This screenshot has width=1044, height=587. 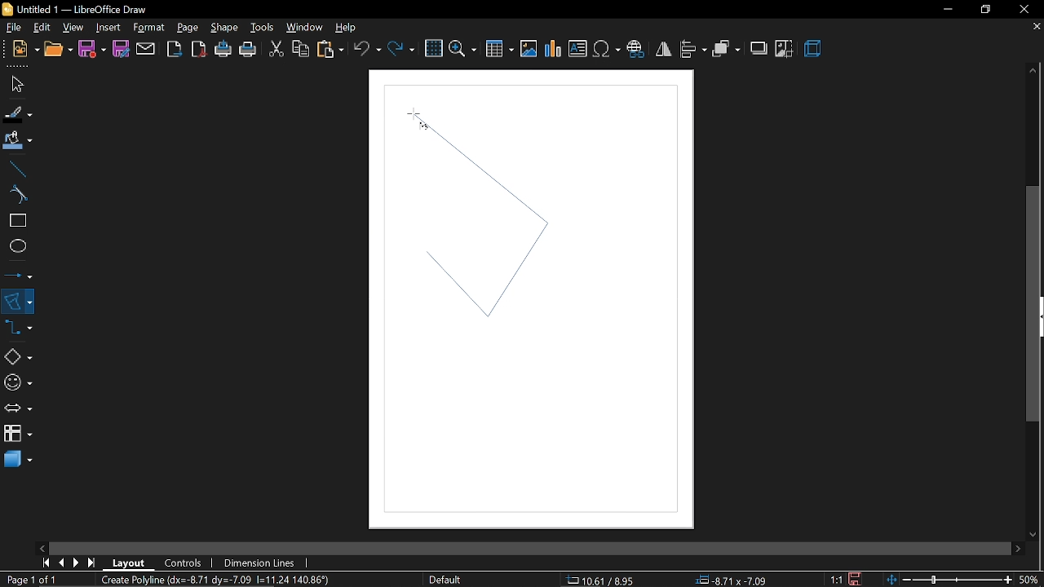 I want to click on change zoom, so click(x=949, y=578).